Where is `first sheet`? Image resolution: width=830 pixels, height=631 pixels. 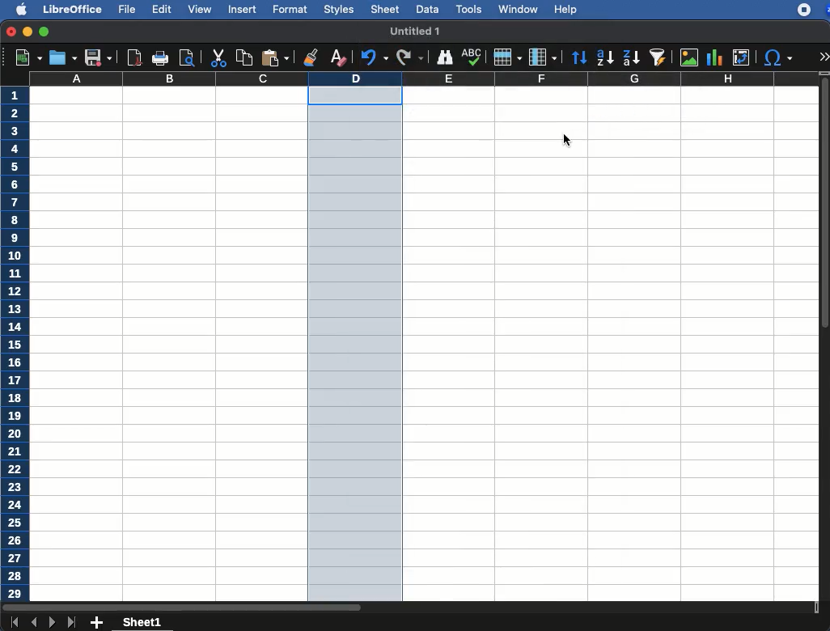 first sheet is located at coordinates (14, 623).